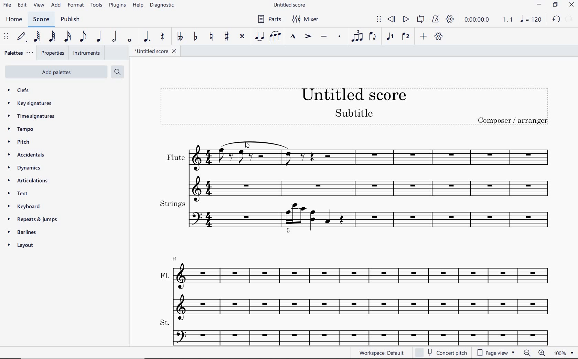  Describe the element at coordinates (179, 36) in the screenshot. I see `TOGGLE DOUBLE-FLAT` at that location.